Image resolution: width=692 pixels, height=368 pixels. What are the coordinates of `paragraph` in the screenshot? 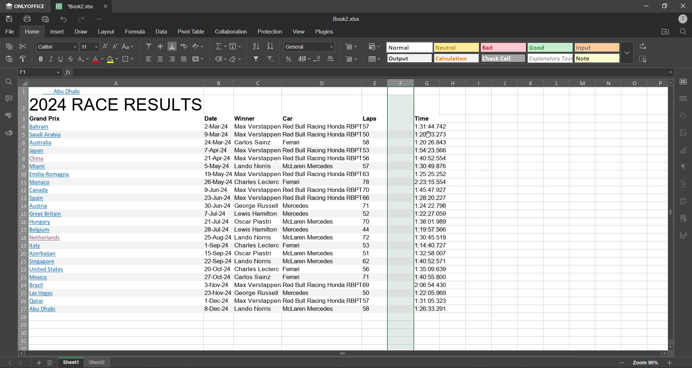 It's located at (685, 167).